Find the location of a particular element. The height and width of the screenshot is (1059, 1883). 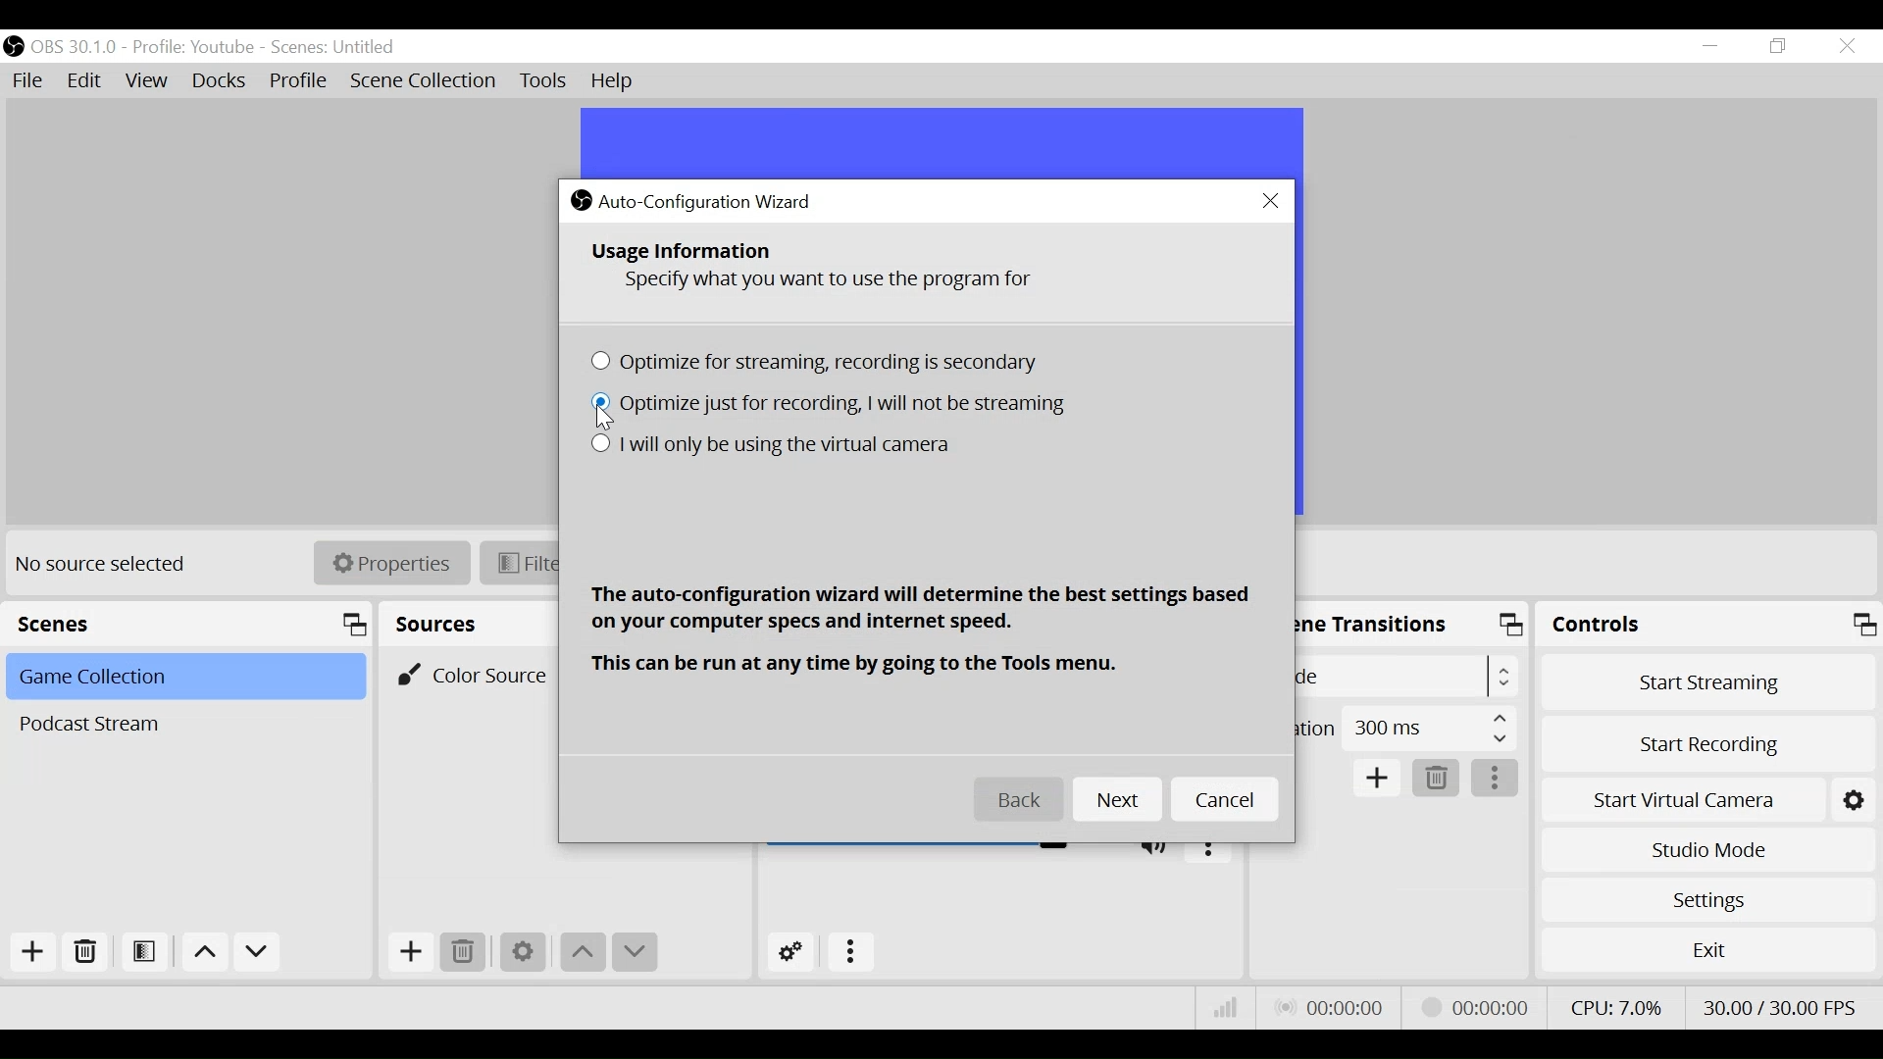

(un)check I will only be using the virtual camera is located at coordinates (769, 447).